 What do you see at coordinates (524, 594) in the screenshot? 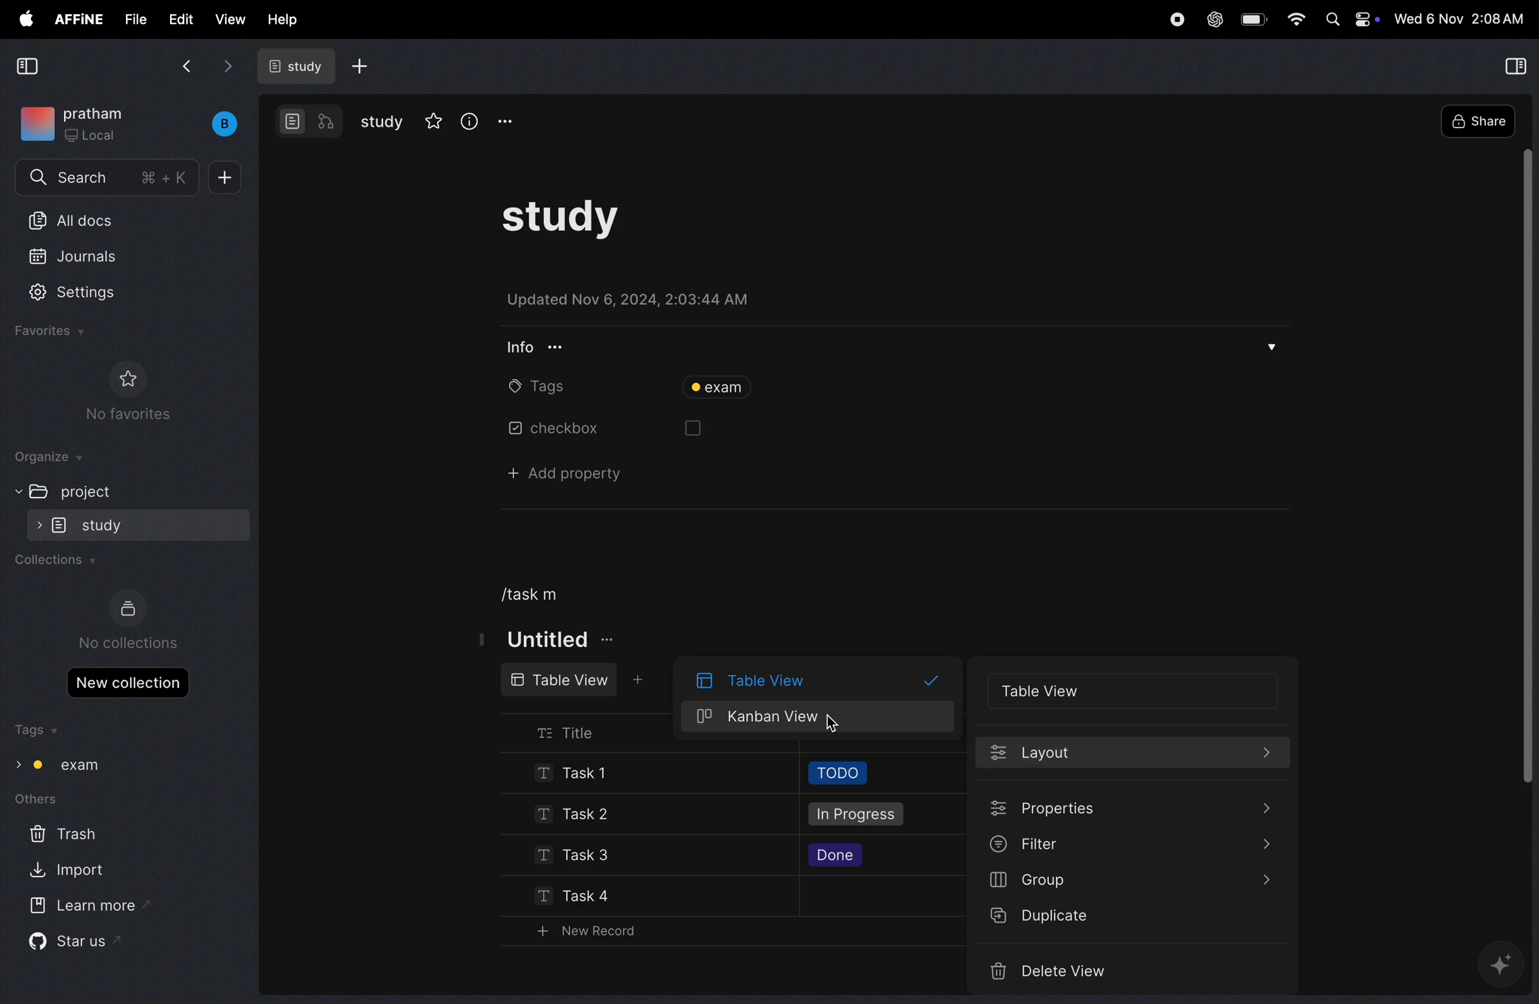
I see `/task m` at bounding box center [524, 594].